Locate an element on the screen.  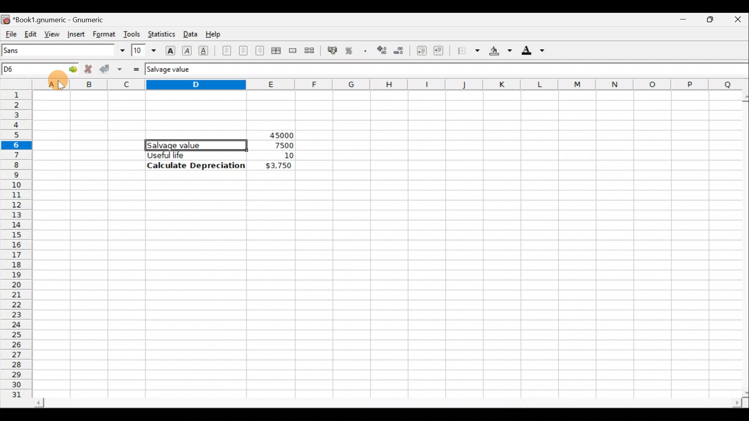
Foreground is located at coordinates (538, 51).